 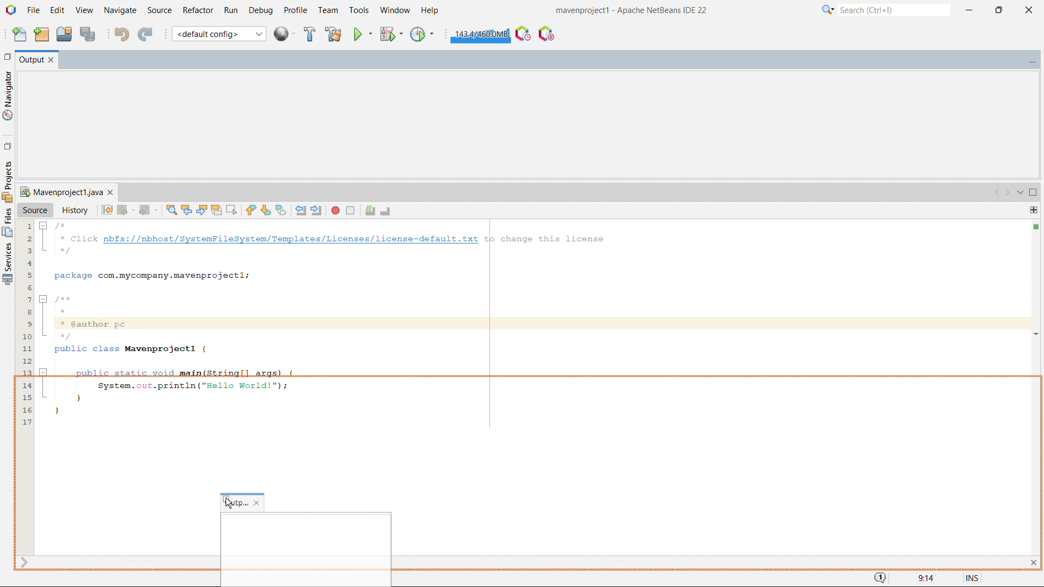 I want to click on find selection, so click(x=172, y=210).